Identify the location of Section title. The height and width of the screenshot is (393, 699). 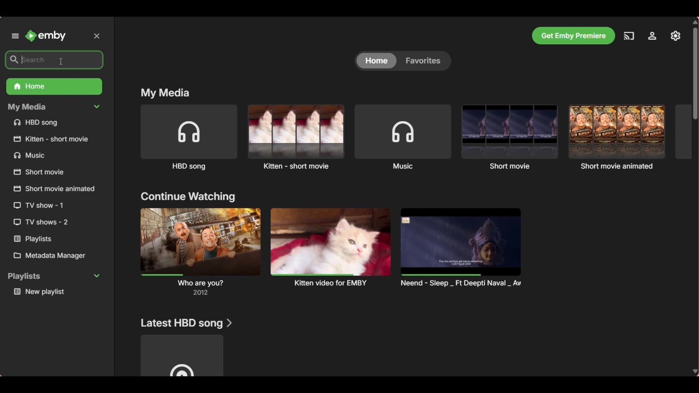
(165, 94).